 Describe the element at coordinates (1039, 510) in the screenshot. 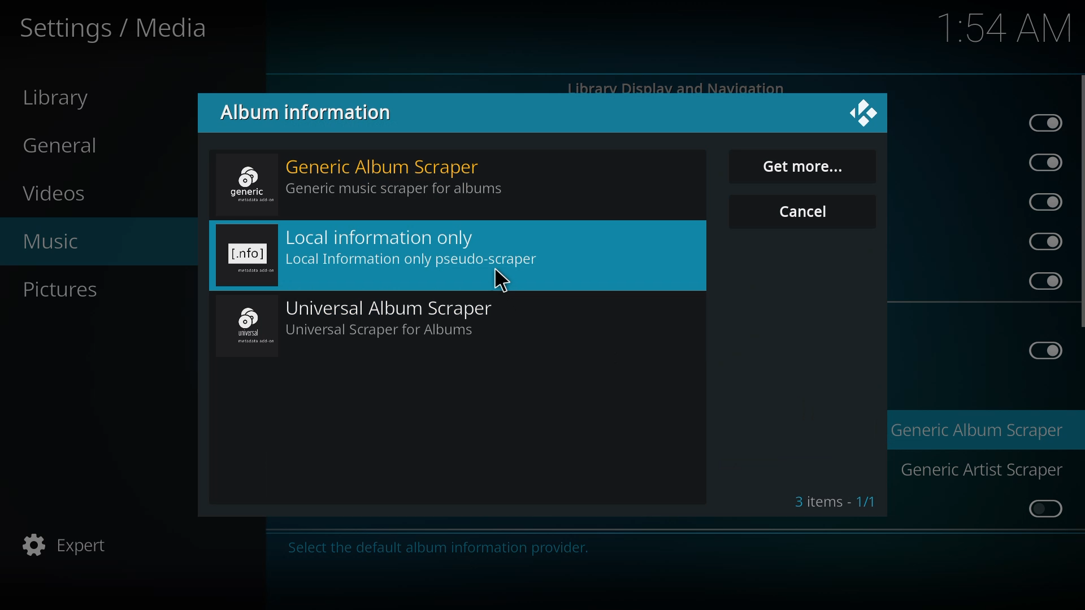

I see `click to enable` at that location.